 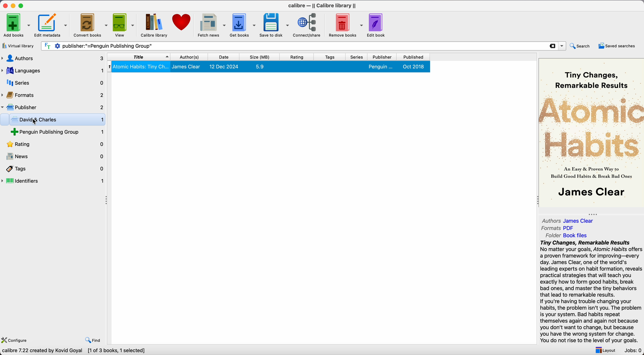 I want to click on David & Charles, so click(x=56, y=120).